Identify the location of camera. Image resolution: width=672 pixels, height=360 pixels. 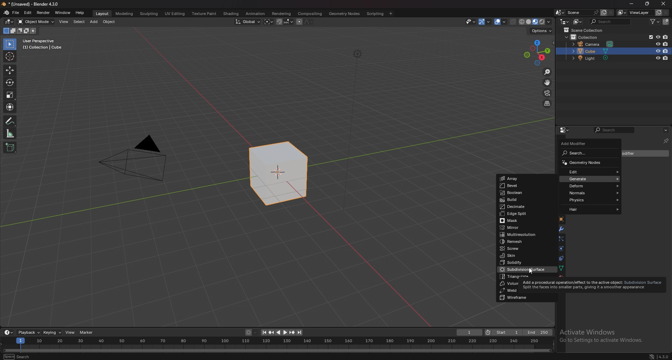
(594, 44).